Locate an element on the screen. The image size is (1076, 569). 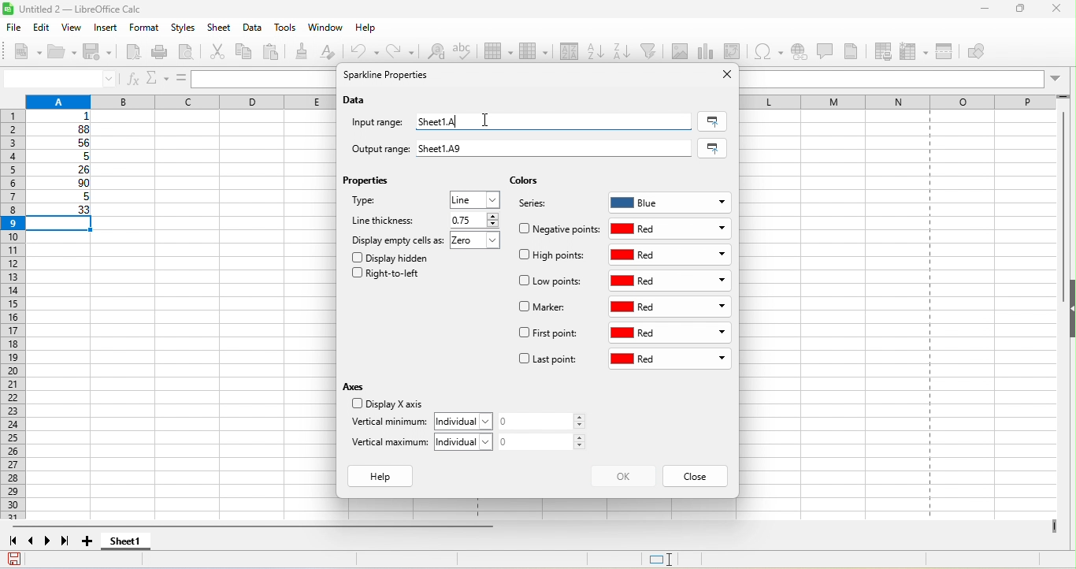
88 is located at coordinates (61, 129).